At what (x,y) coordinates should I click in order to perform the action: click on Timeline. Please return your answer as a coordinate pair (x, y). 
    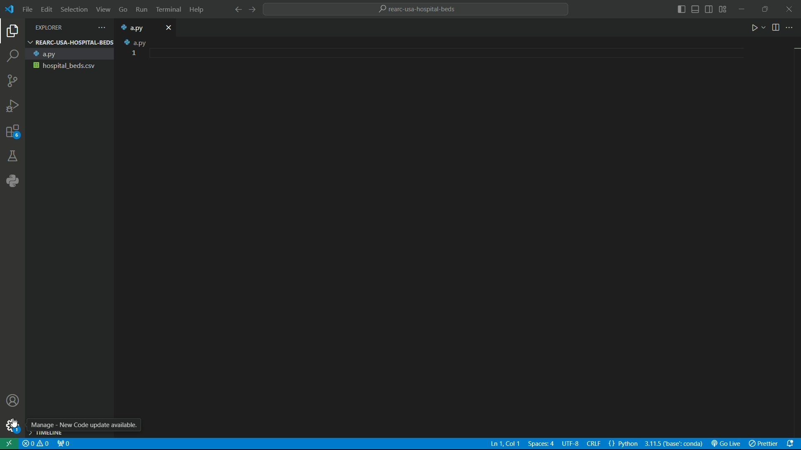
    Looking at the image, I should click on (50, 434).